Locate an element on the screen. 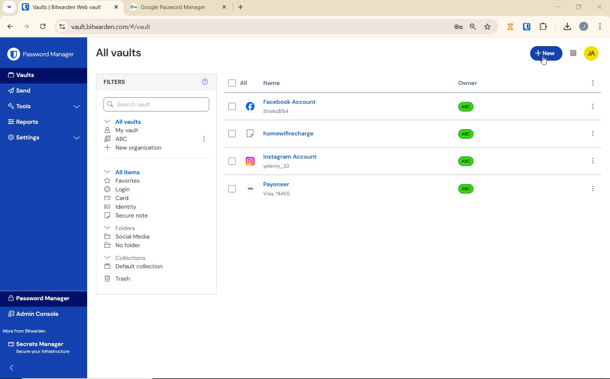 The width and height of the screenshot is (610, 379). customize Google chrome is located at coordinates (600, 27).